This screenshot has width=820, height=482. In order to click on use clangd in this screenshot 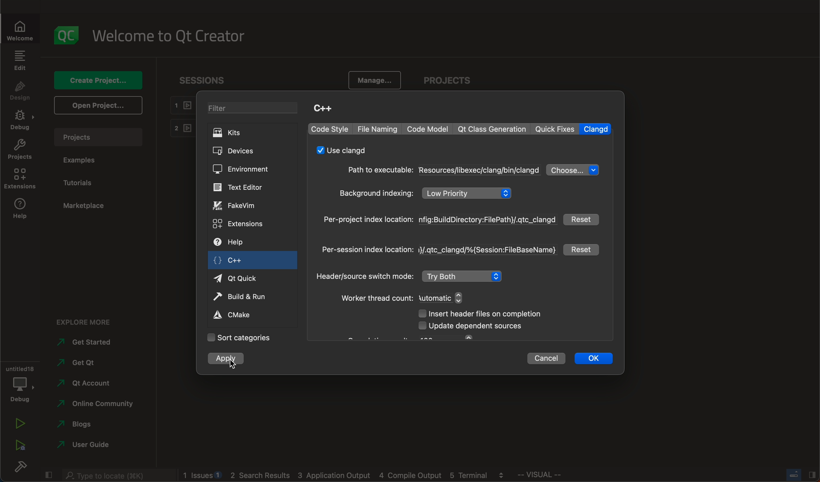, I will do `click(343, 151)`.